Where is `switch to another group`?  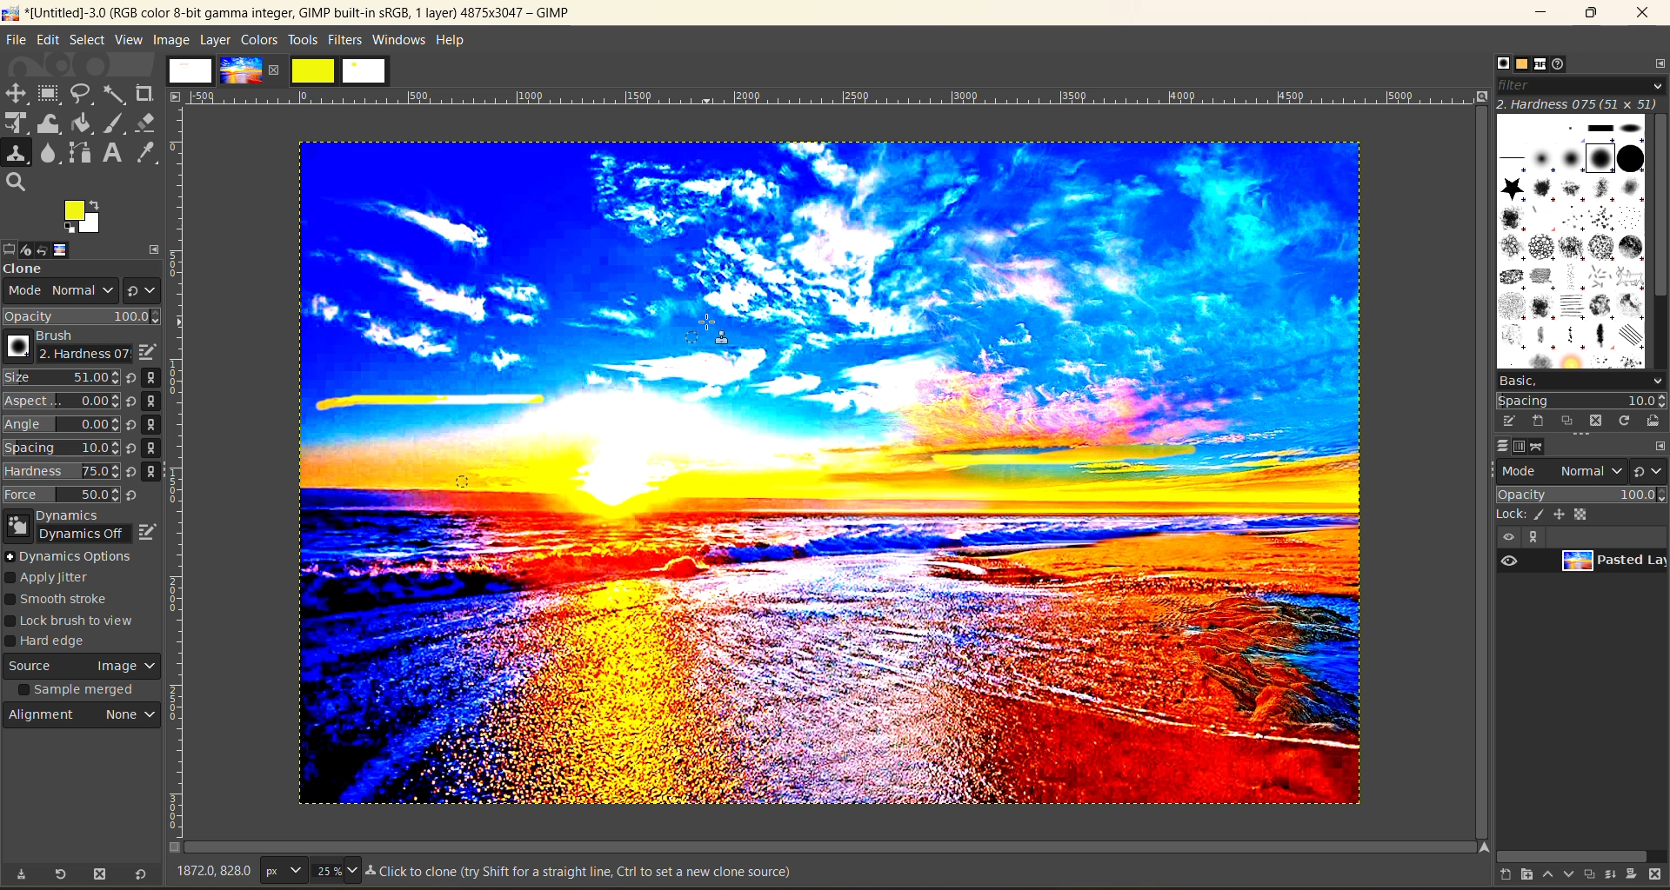 switch to another group is located at coordinates (142, 289).